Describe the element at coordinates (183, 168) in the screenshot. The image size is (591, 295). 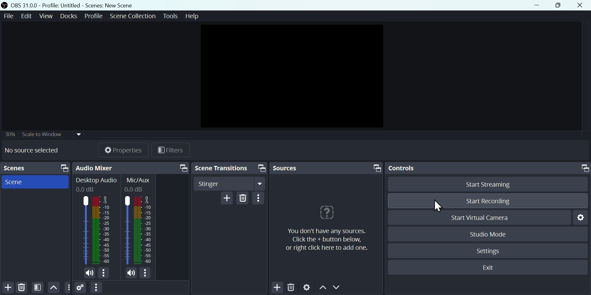
I see `maximize` at that location.